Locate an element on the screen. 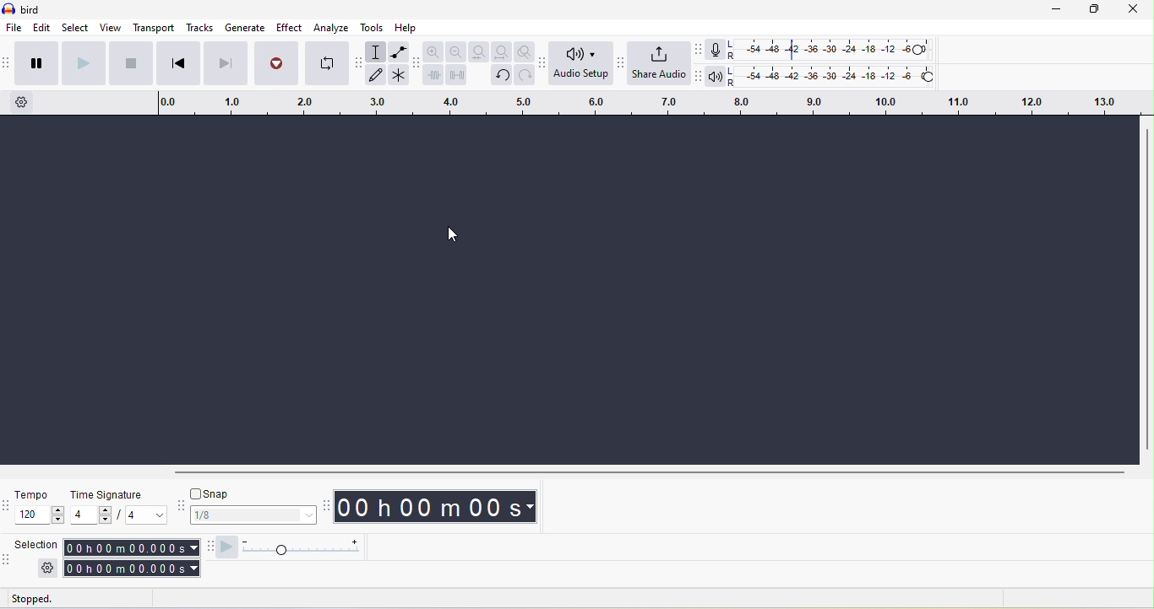  zoom out is located at coordinates (456, 51).